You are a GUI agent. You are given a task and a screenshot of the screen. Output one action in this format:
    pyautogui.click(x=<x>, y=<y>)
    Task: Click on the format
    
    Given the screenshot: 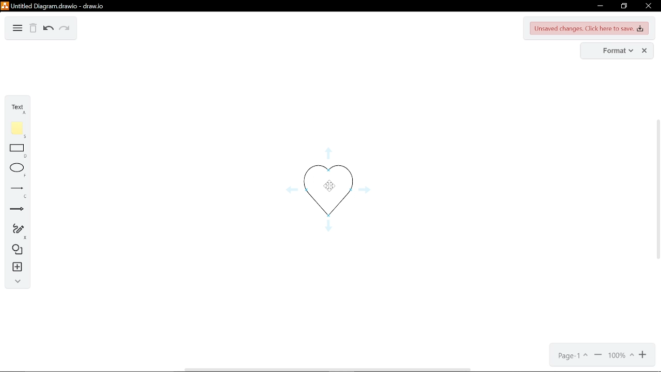 What is the action you would take?
    pyautogui.click(x=612, y=52)
    